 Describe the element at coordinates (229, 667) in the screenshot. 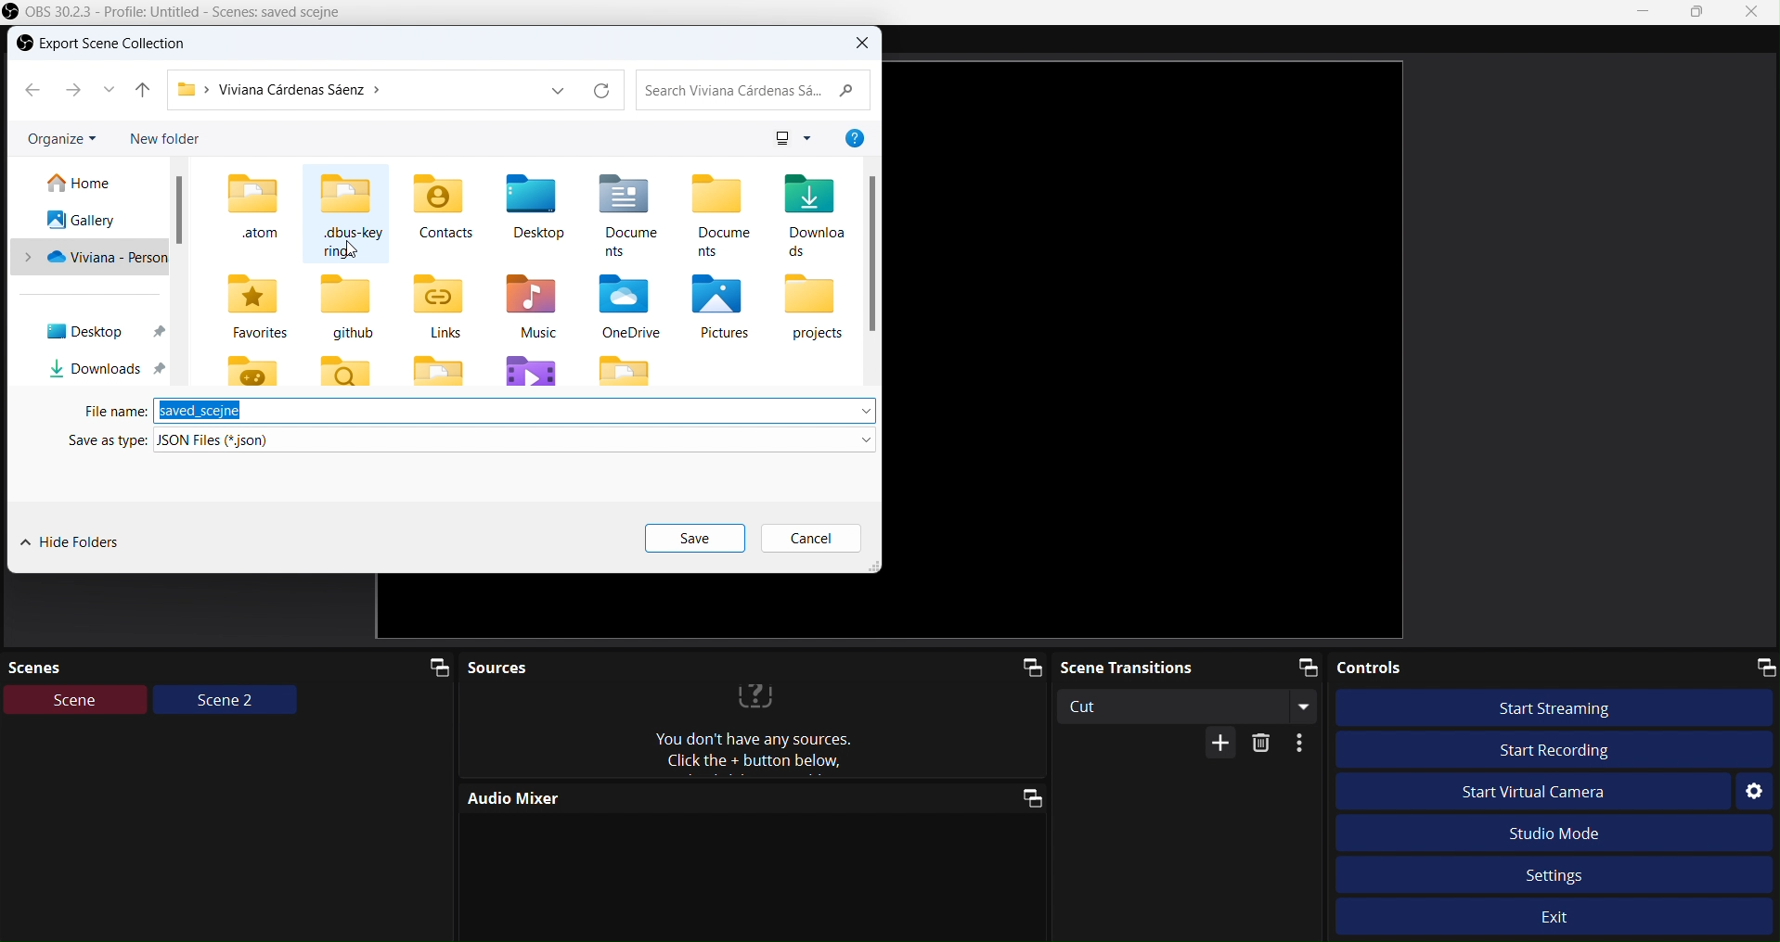

I see `Scenes` at that location.